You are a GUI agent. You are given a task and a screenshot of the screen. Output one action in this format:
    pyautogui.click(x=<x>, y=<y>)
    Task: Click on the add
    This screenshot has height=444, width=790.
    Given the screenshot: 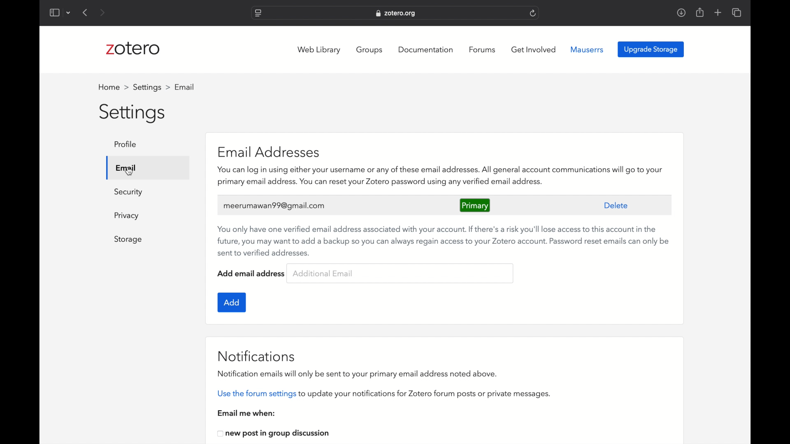 What is the action you would take?
    pyautogui.click(x=232, y=303)
    